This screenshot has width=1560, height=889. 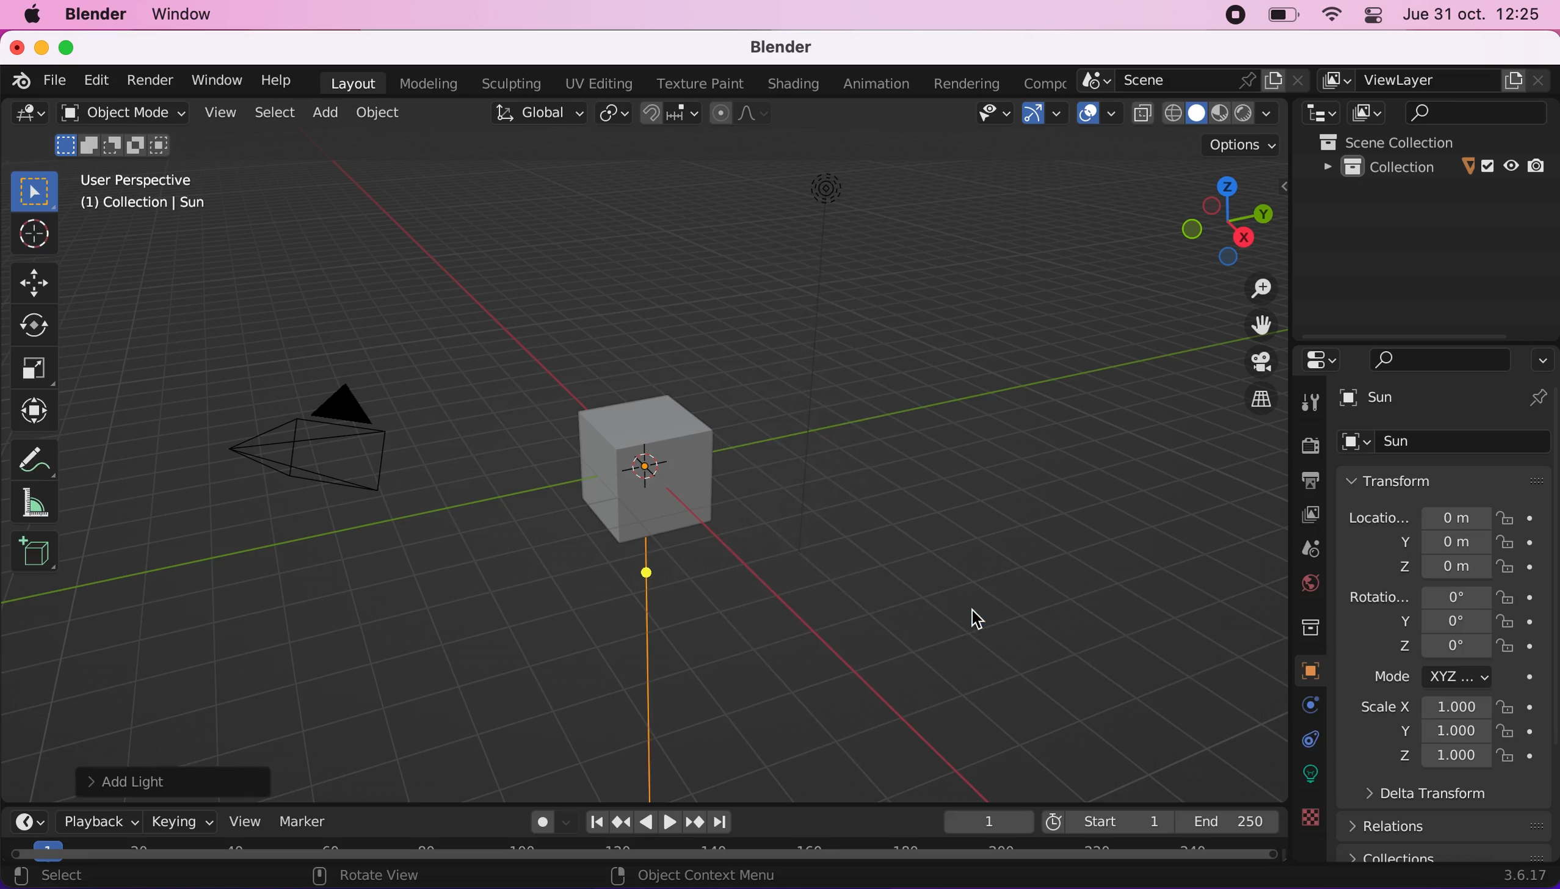 I want to click on light, so click(x=820, y=205).